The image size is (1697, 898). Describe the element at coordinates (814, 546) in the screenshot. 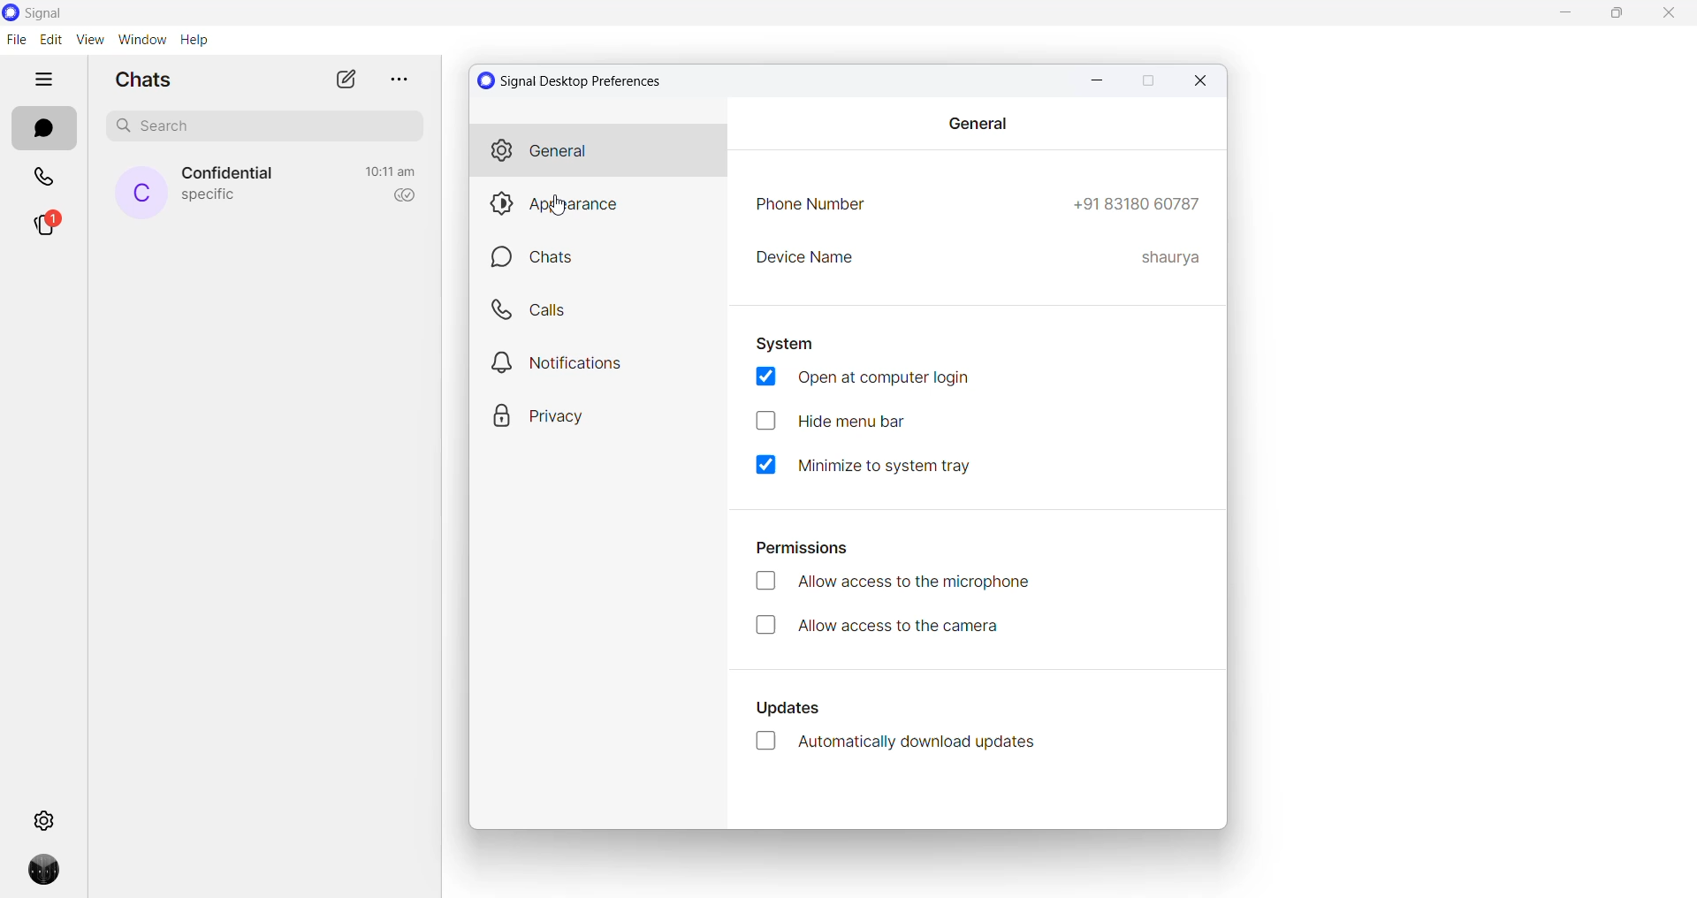

I see `permissions` at that location.